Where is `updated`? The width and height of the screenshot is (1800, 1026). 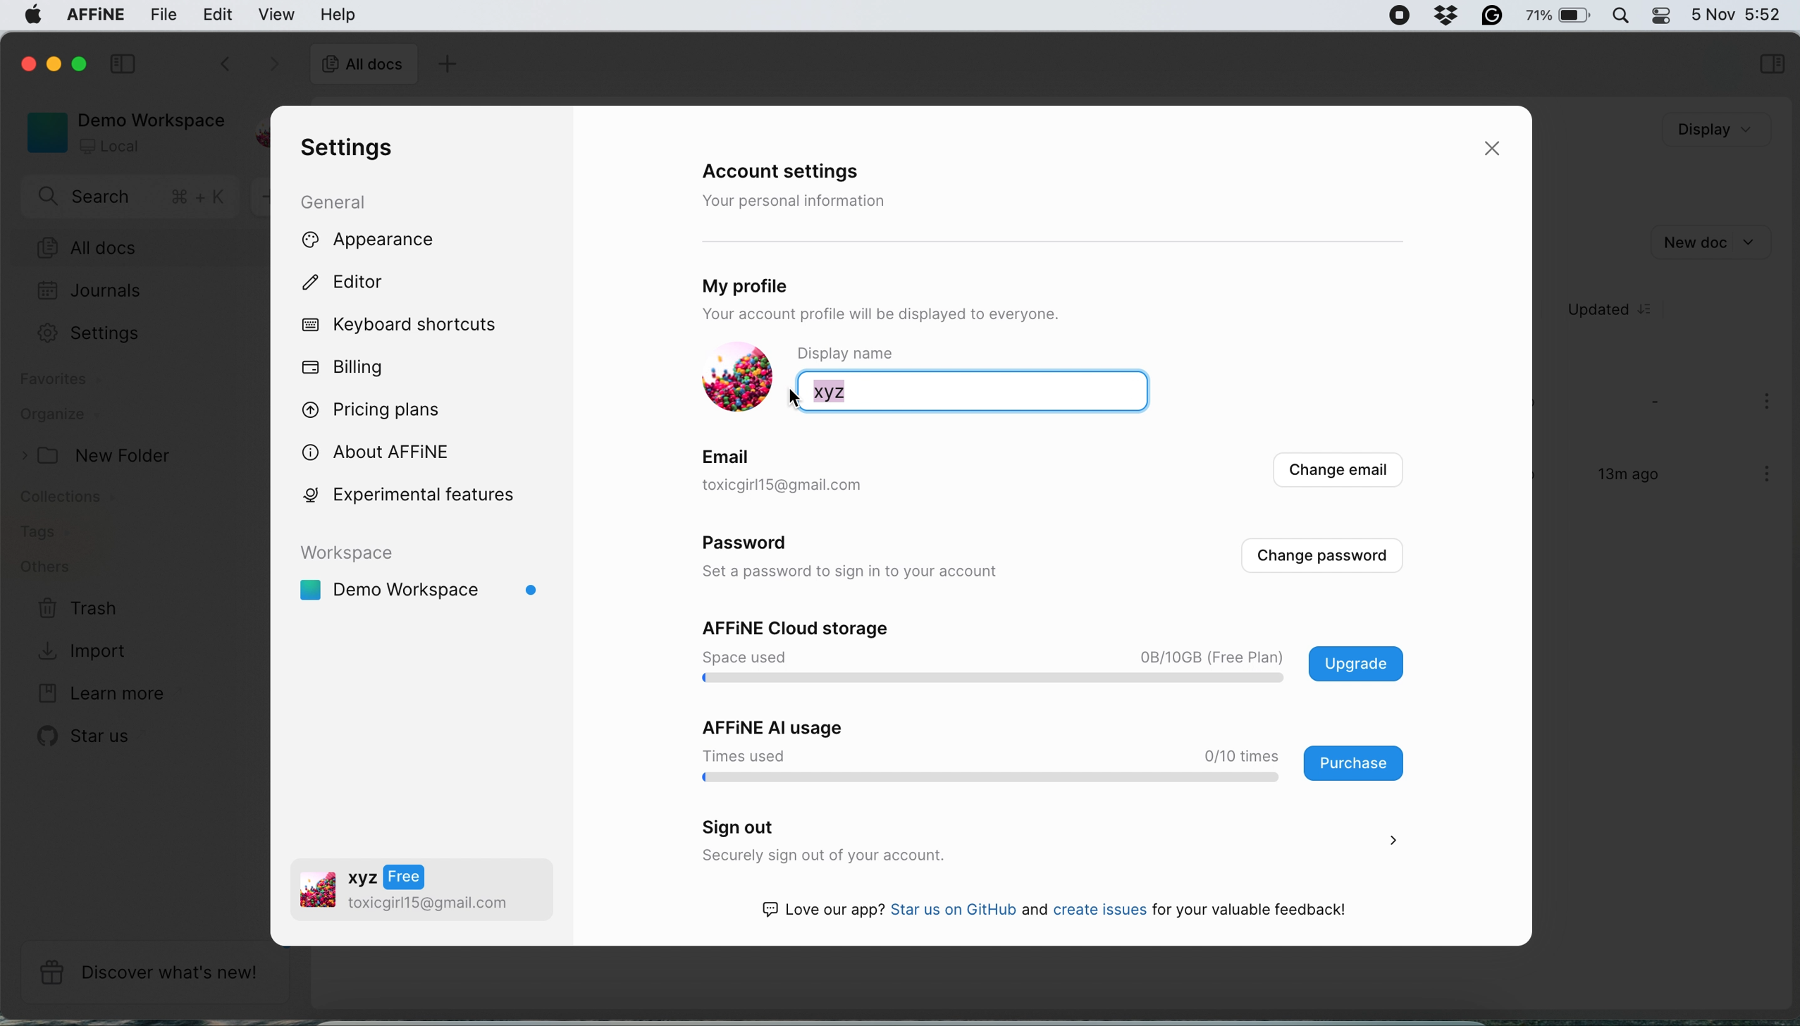
updated is located at coordinates (1620, 310).